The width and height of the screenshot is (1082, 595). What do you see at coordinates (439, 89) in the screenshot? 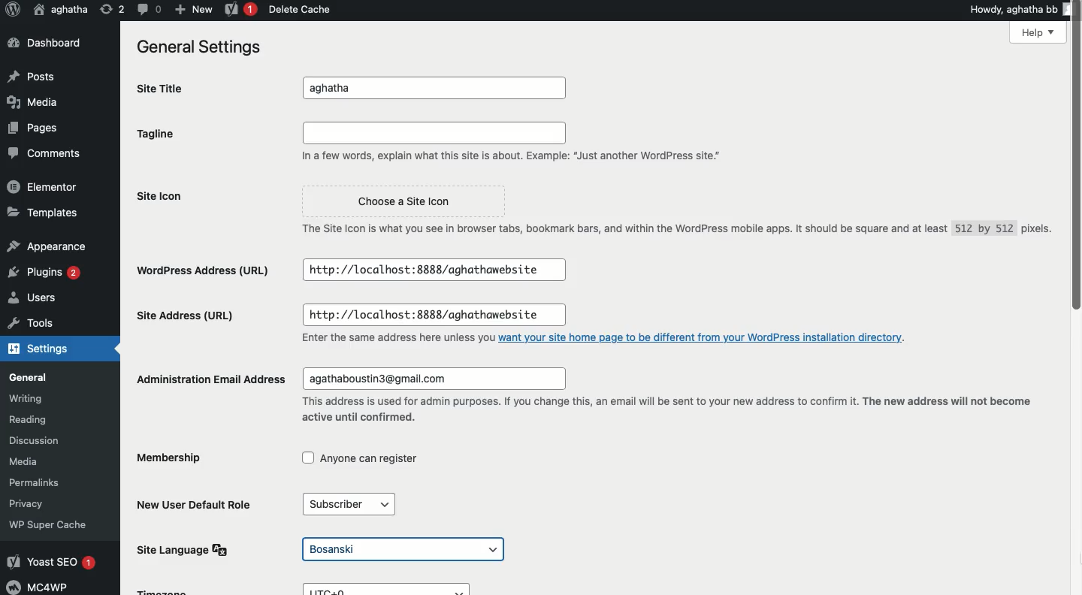
I see `aghatha` at bounding box center [439, 89].